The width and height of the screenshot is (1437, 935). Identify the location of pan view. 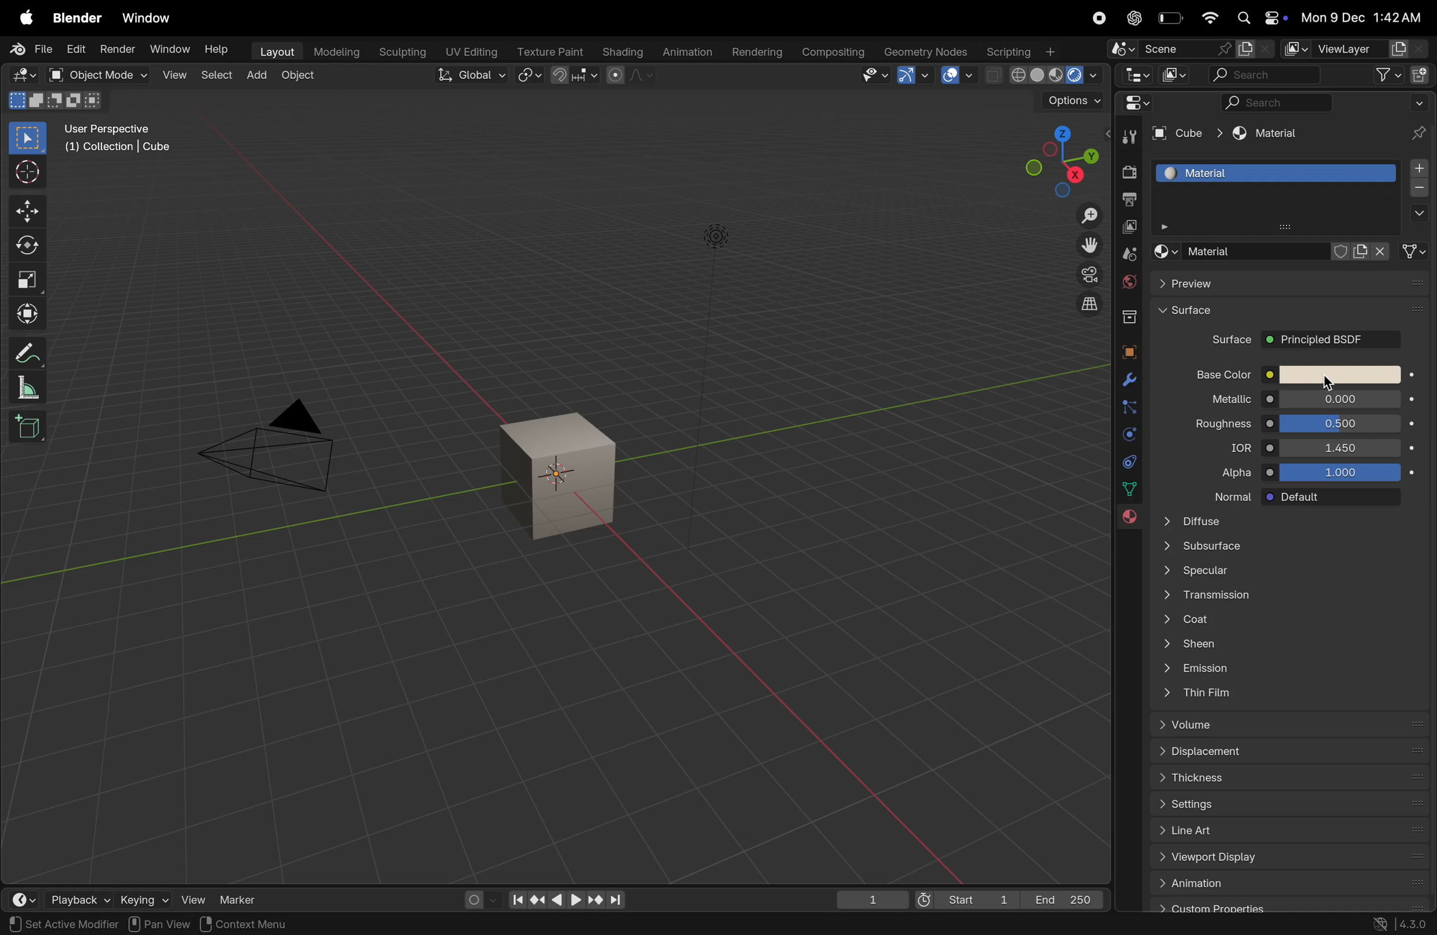
(159, 924).